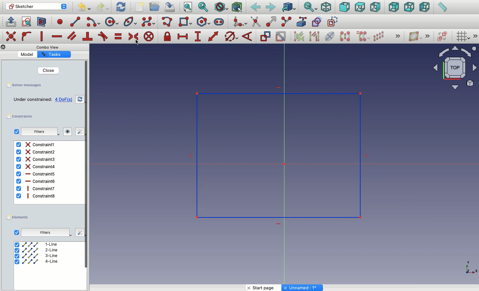 This screenshot has width=479, height=291. Describe the element at coordinates (10, 21) in the screenshot. I see `leave sketch` at that location.